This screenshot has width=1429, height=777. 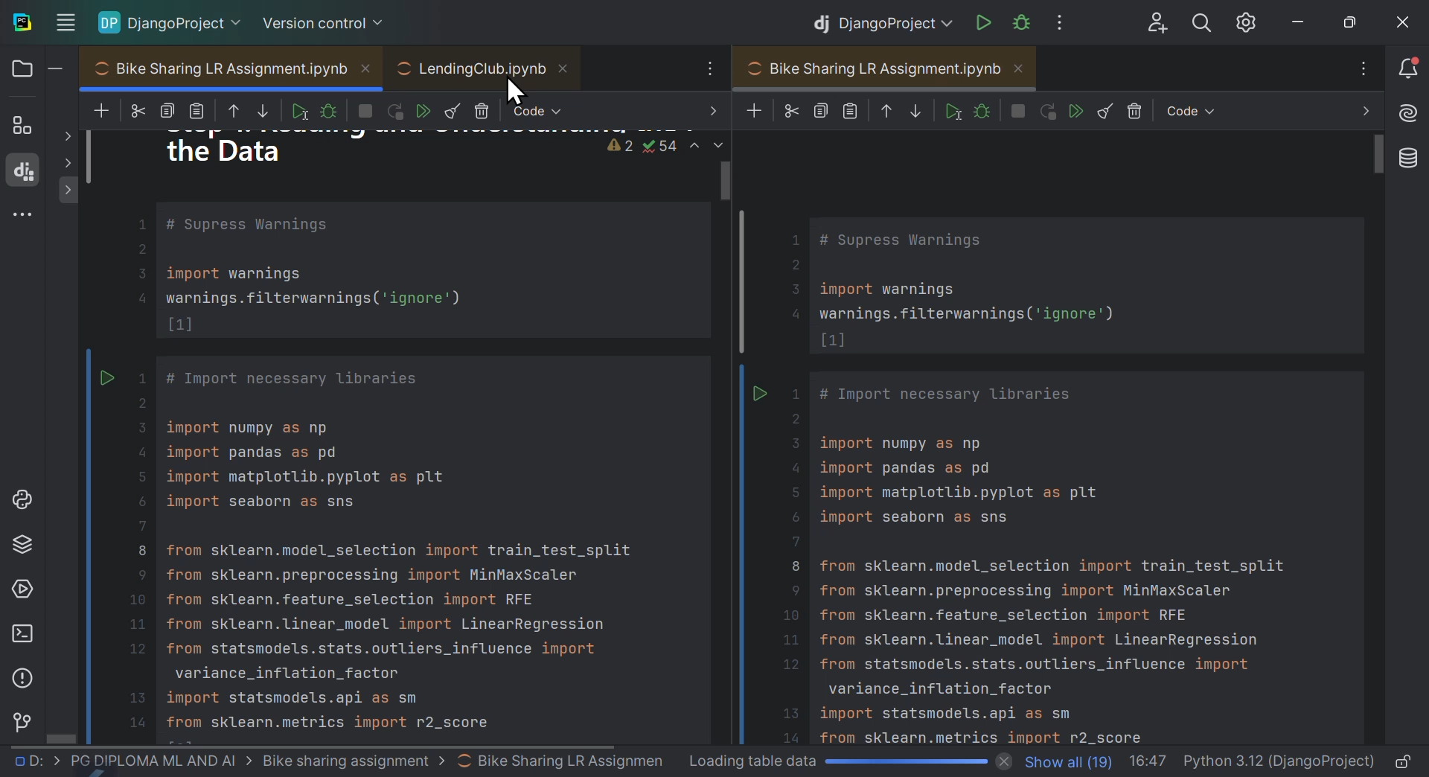 I want to click on Duplicate Bike sharing LR assignment, so click(x=1046, y=438).